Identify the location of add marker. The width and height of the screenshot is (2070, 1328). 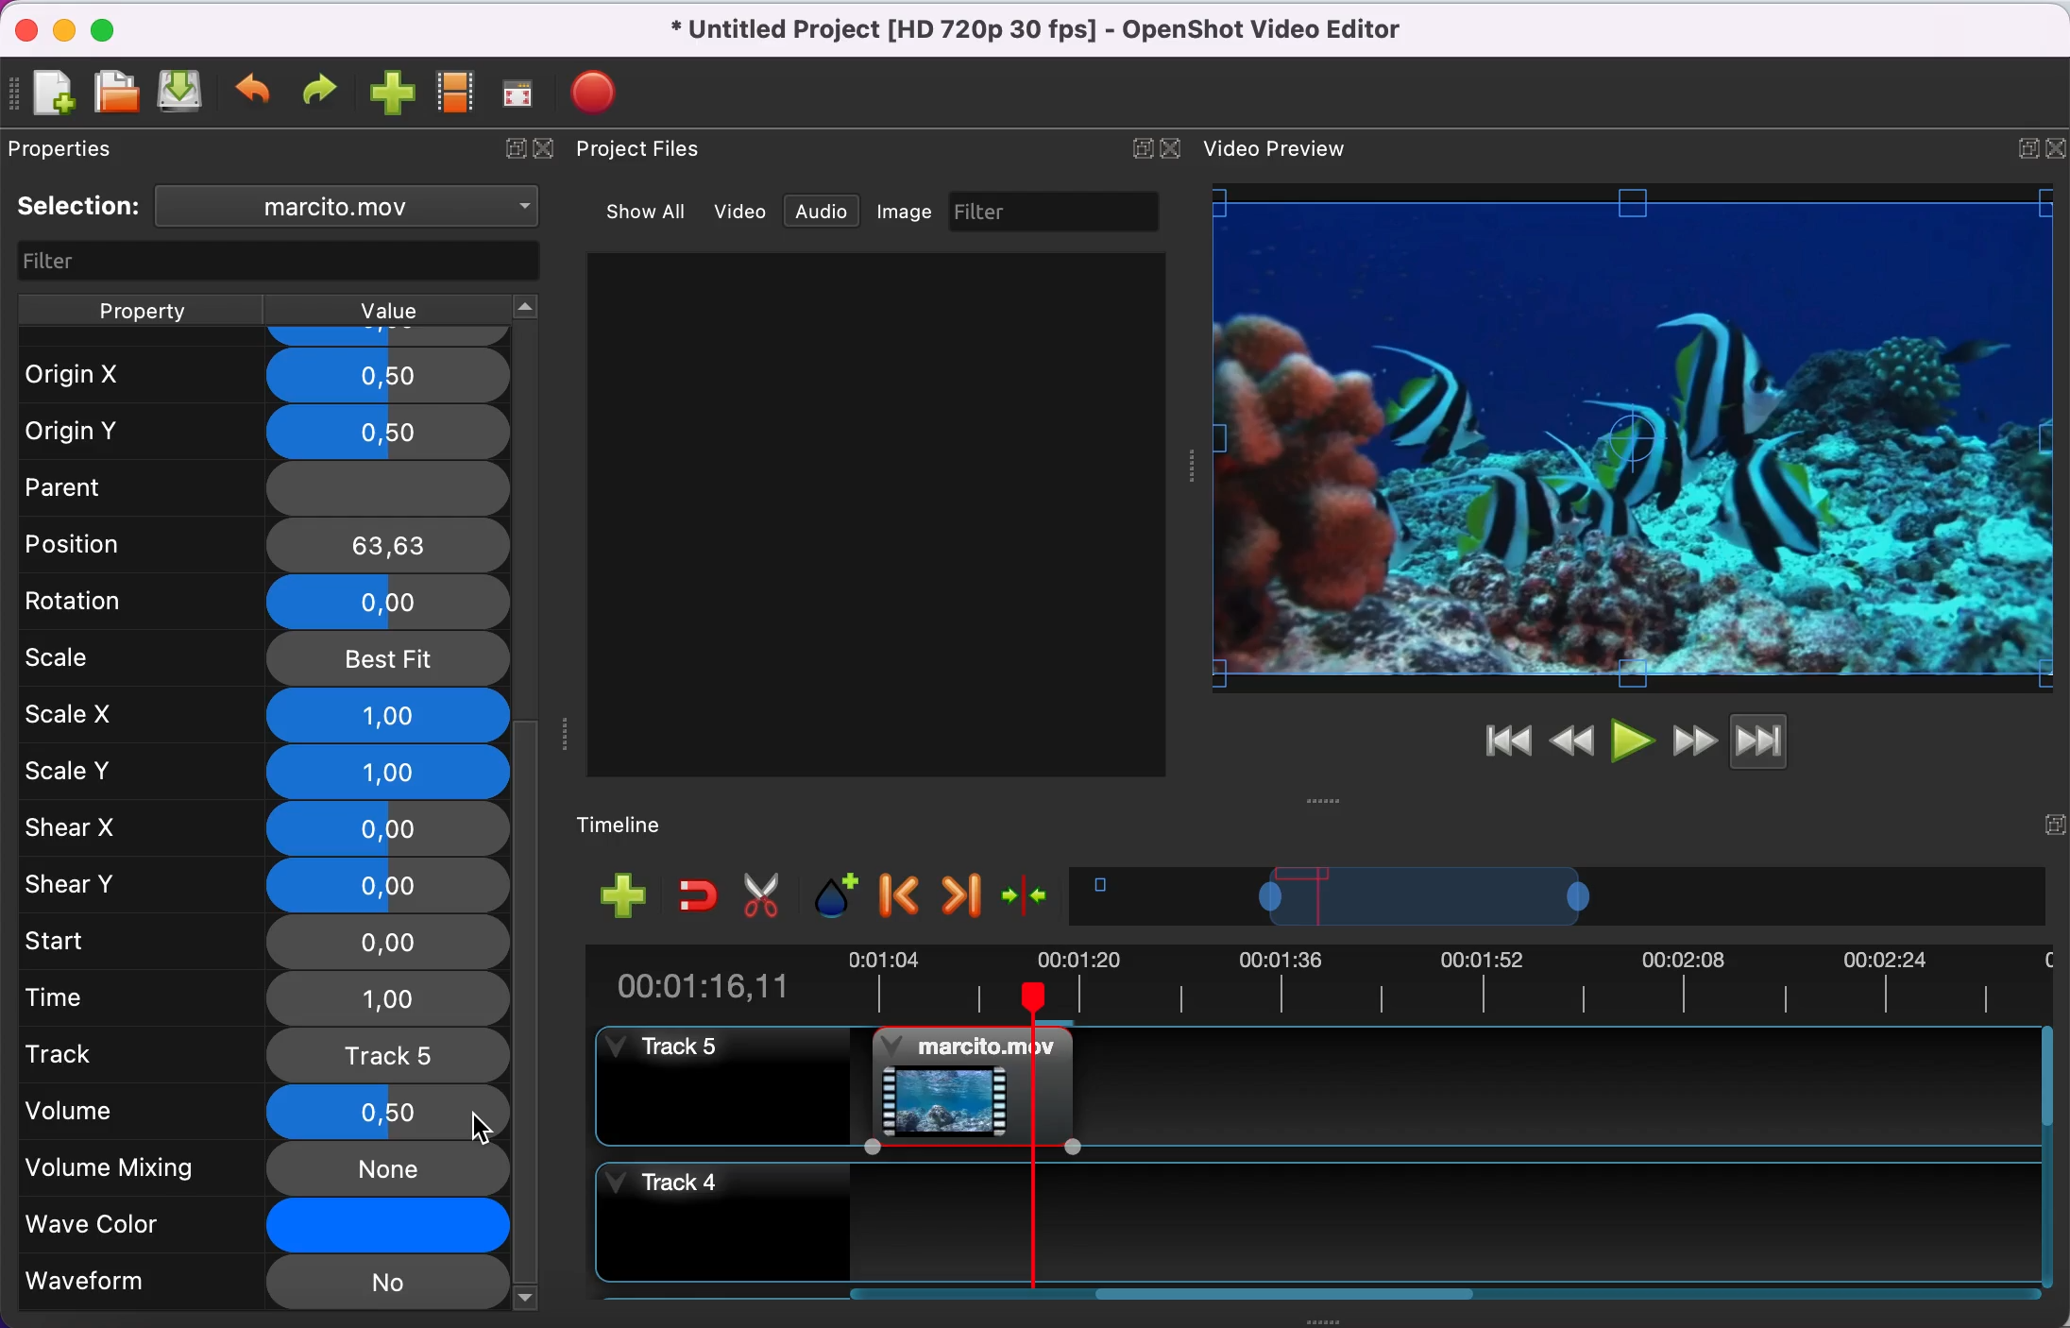
(837, 895).